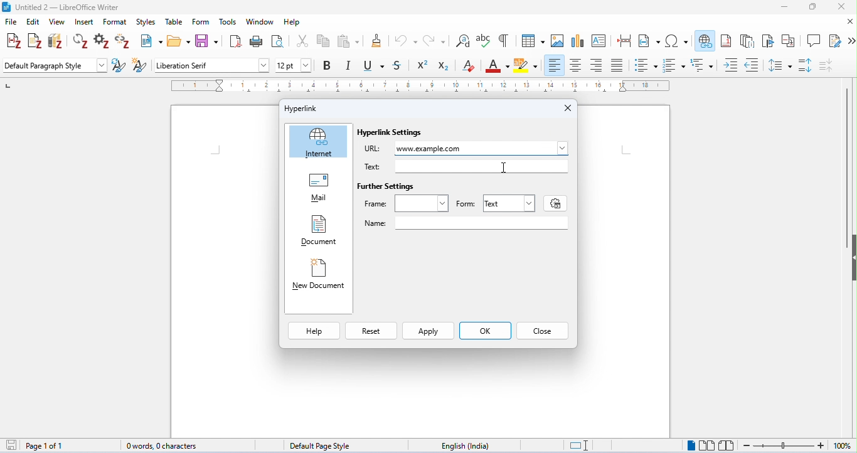  What do you see at coordinates (504, 40) in the screenshot?
I see `toggle formatting marks` at bounding box center [504, 40].